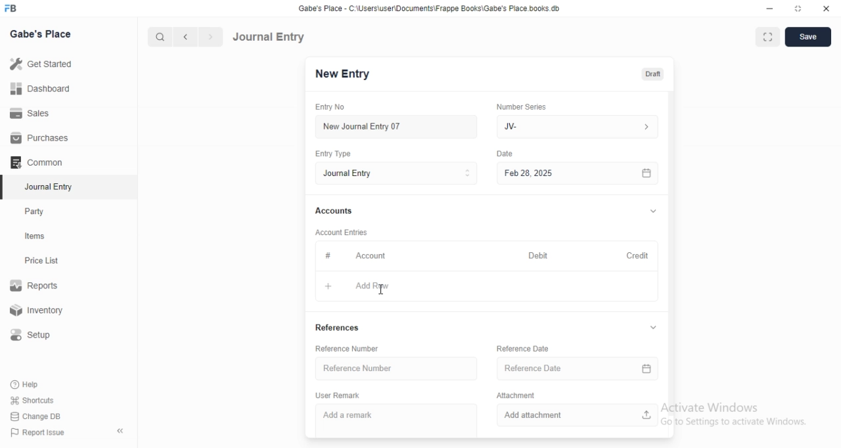 This screenshot has width=841, height=448. What do you see at coordinates (396, 173) in the screenshot?
I see `Entry Type` at bounding box center [396, 173].